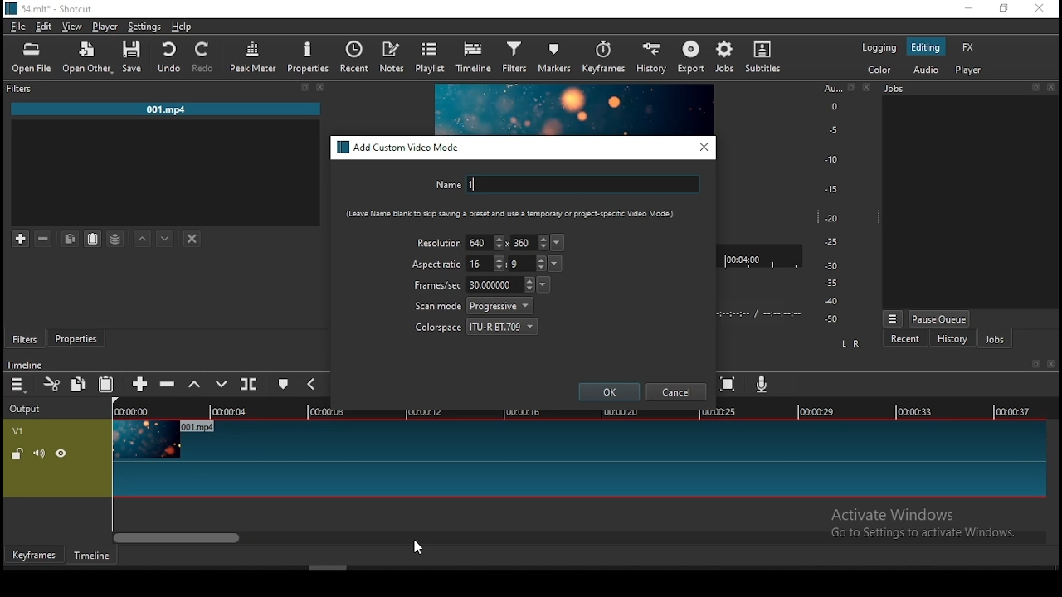 This screenshot has width=1062, height=597. What do you see at coordinates (726, 56) in the screenshot?
I see `jobs` at bounding box center [726, 56].